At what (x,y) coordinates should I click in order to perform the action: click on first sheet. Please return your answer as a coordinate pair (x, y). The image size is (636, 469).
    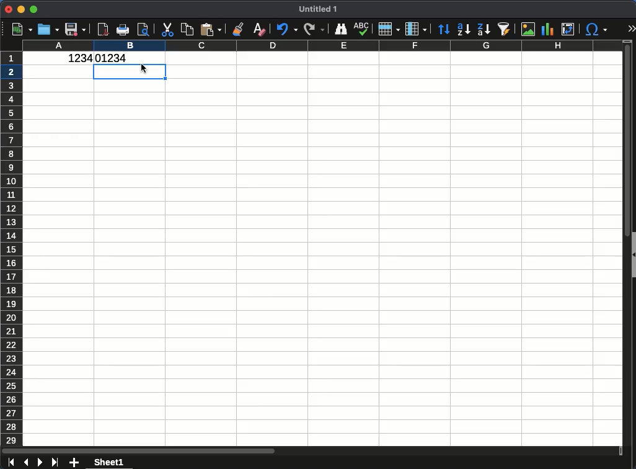
    Looking at the image, I should click on (11, 462).